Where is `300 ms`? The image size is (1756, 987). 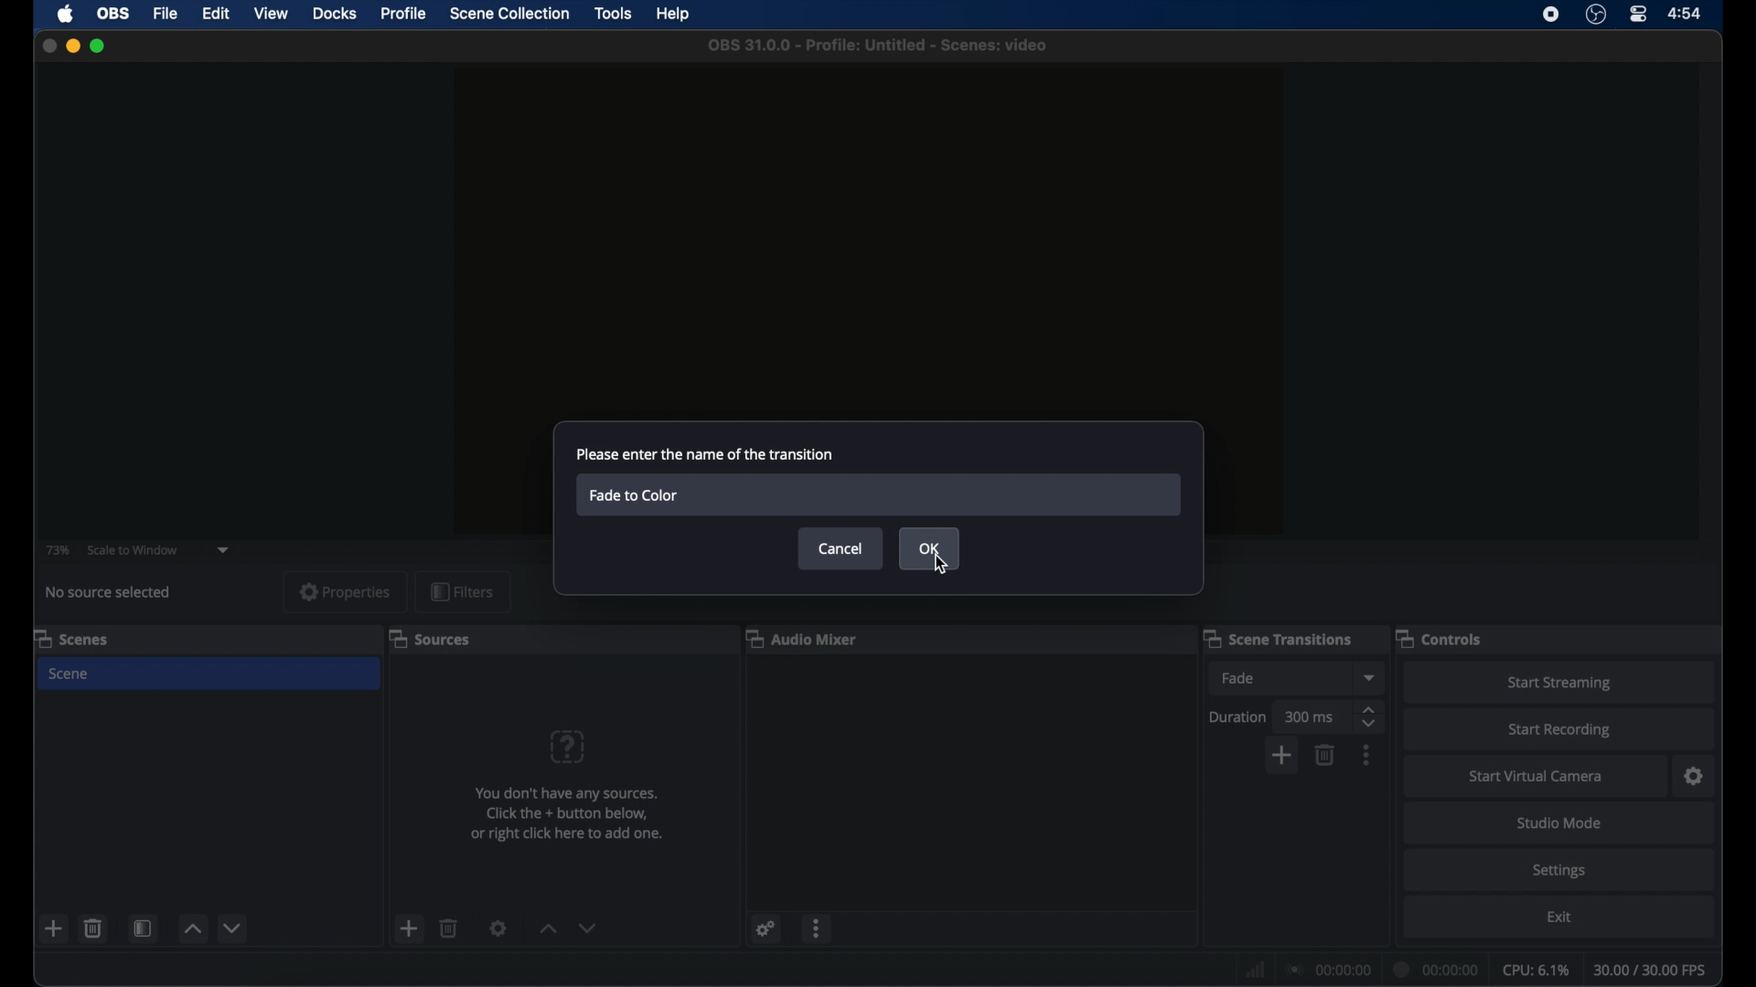
300 ms is located at coordinates (1310, 716).